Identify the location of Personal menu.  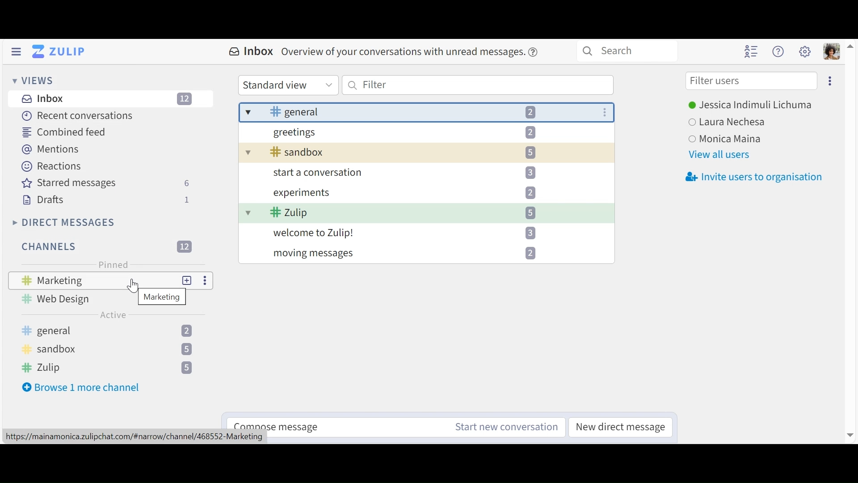
(833, 52).